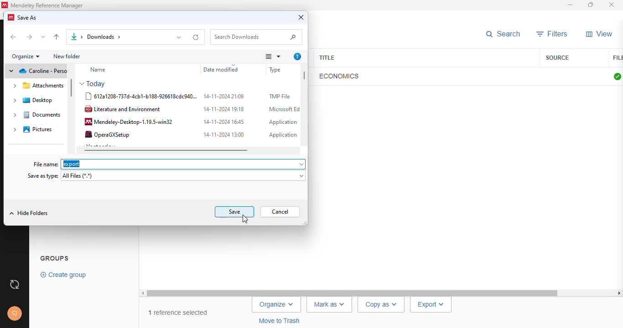 This screenshot has height=328, width=623. Describe the element at coordinates (27, 18) in the screenshot. I see `save as` at that location.